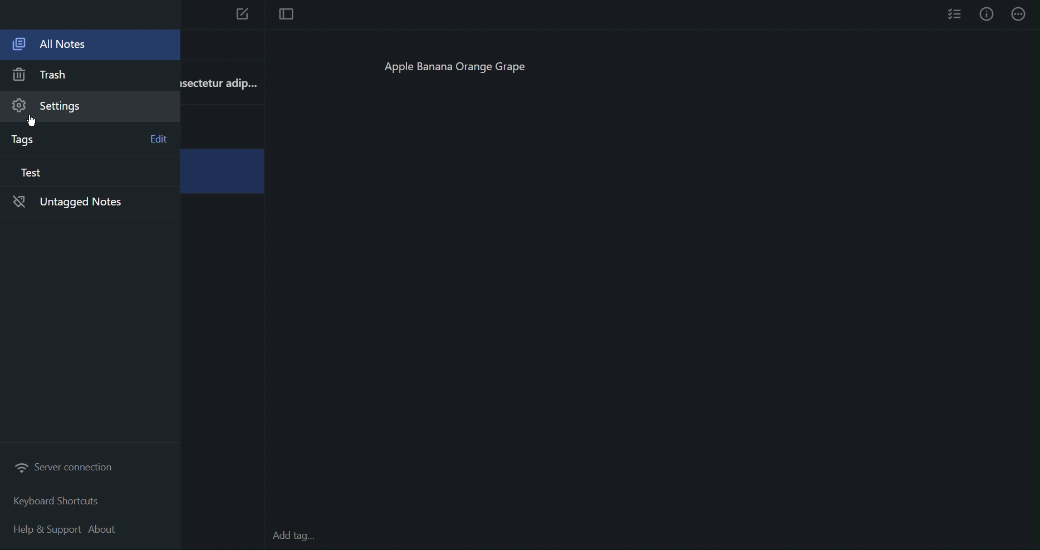  What do you see at coordinates (48, 527) in the screenshot?
I see `Help and Support` at bounding box center [48, 527].